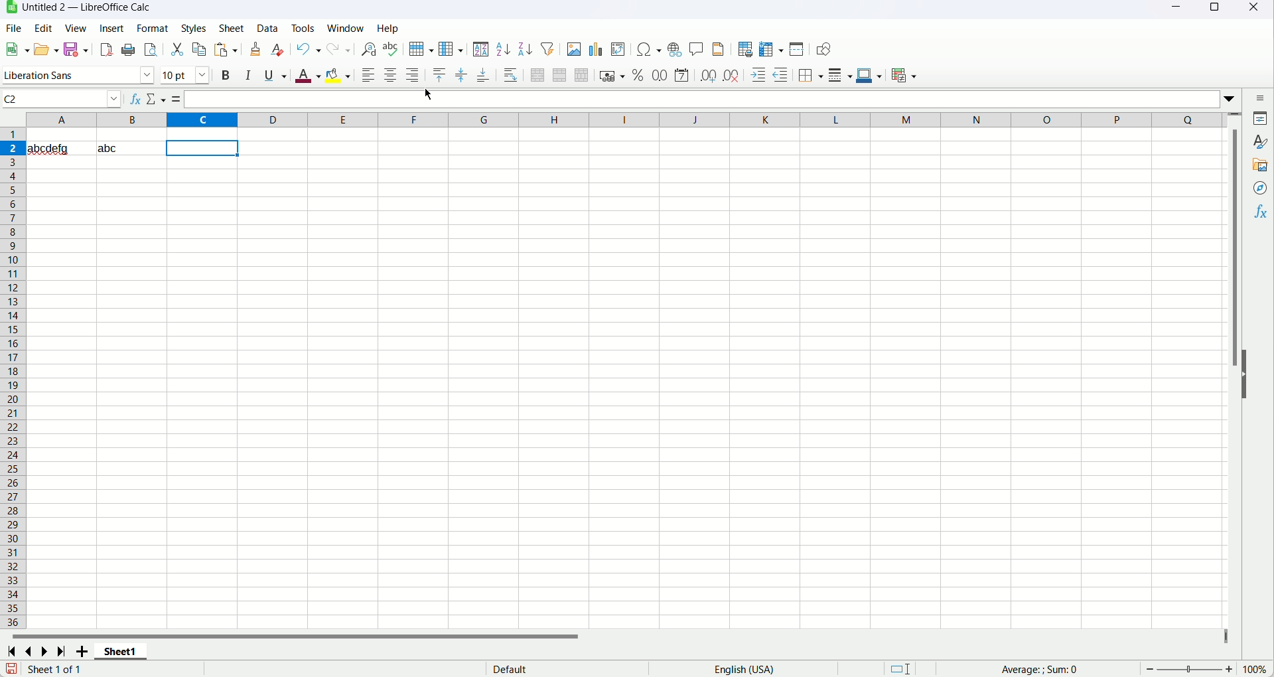 This screenshot has width=1274, height=677. I want to click on cell selected, so click(204, 148).